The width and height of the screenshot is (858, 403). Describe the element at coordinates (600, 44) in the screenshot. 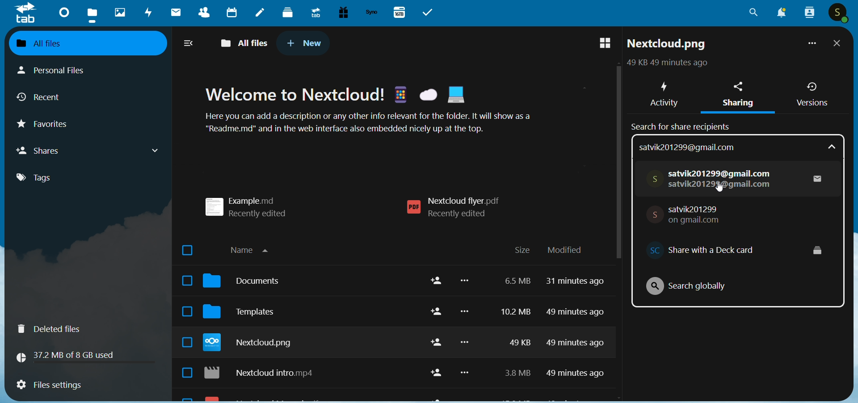

I see `view` at that location.